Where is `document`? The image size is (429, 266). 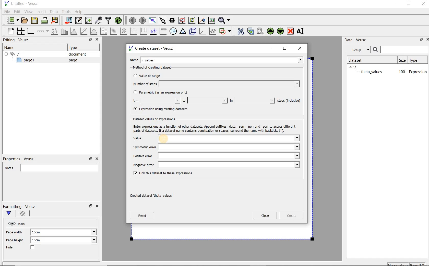
document is located at coordinates (75, 54).